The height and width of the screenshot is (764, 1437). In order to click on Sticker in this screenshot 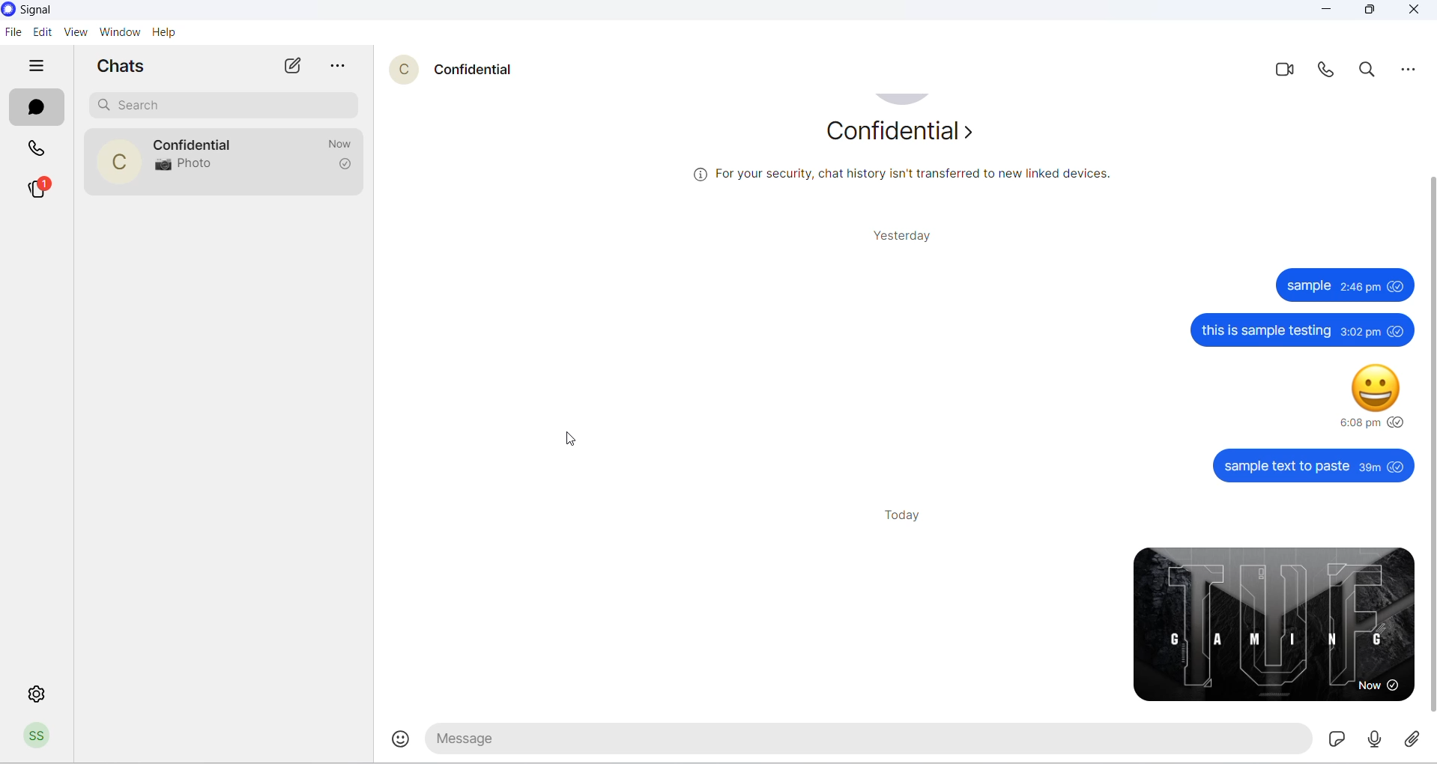, I will do `click(1371, 737)`.